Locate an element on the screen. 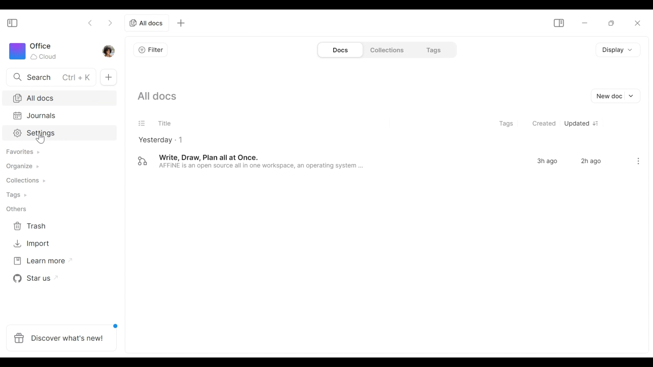  All documents is located at coordinates (57, 98).